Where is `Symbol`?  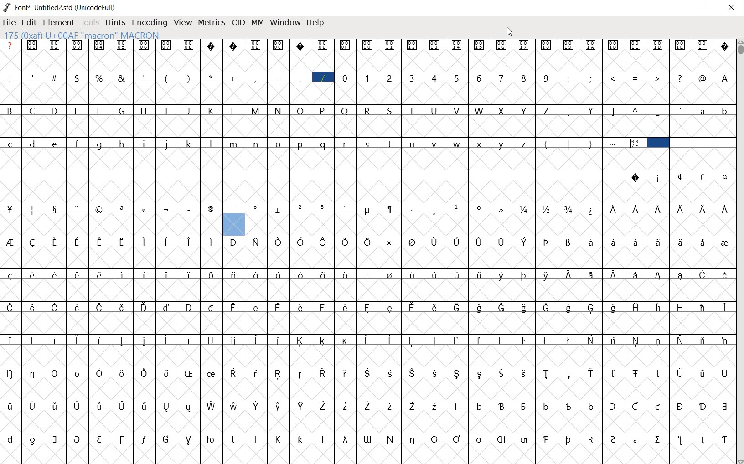
Symbol is located at coordinates (100, 242).